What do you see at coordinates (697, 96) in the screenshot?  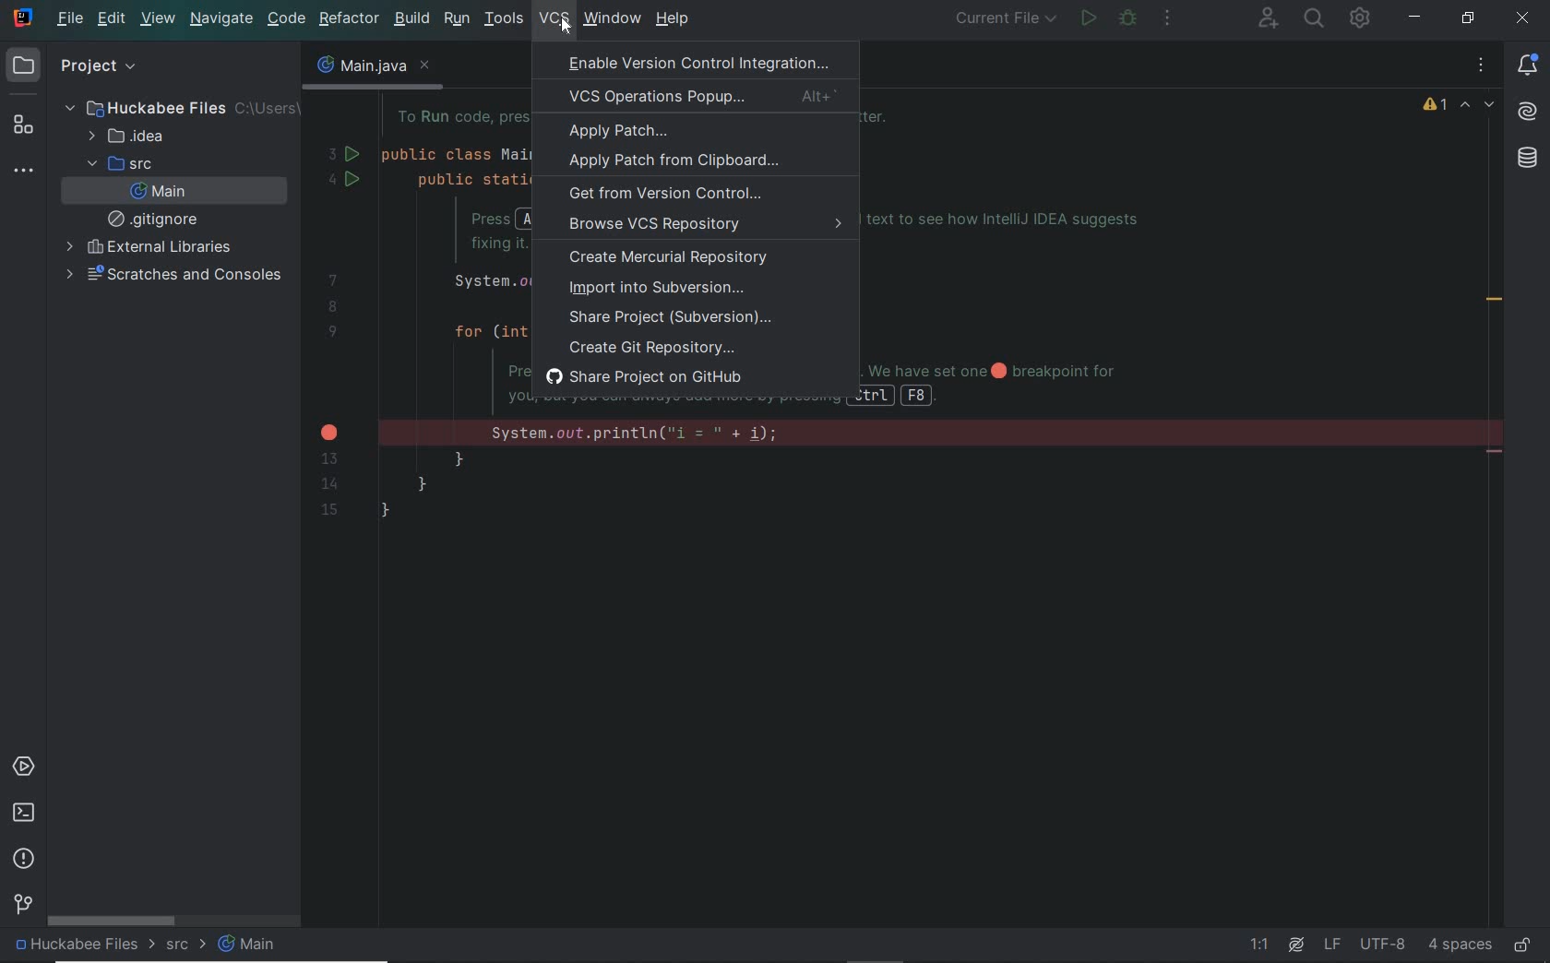 I see `vcs operations popup` at bounding box center [697, 96].